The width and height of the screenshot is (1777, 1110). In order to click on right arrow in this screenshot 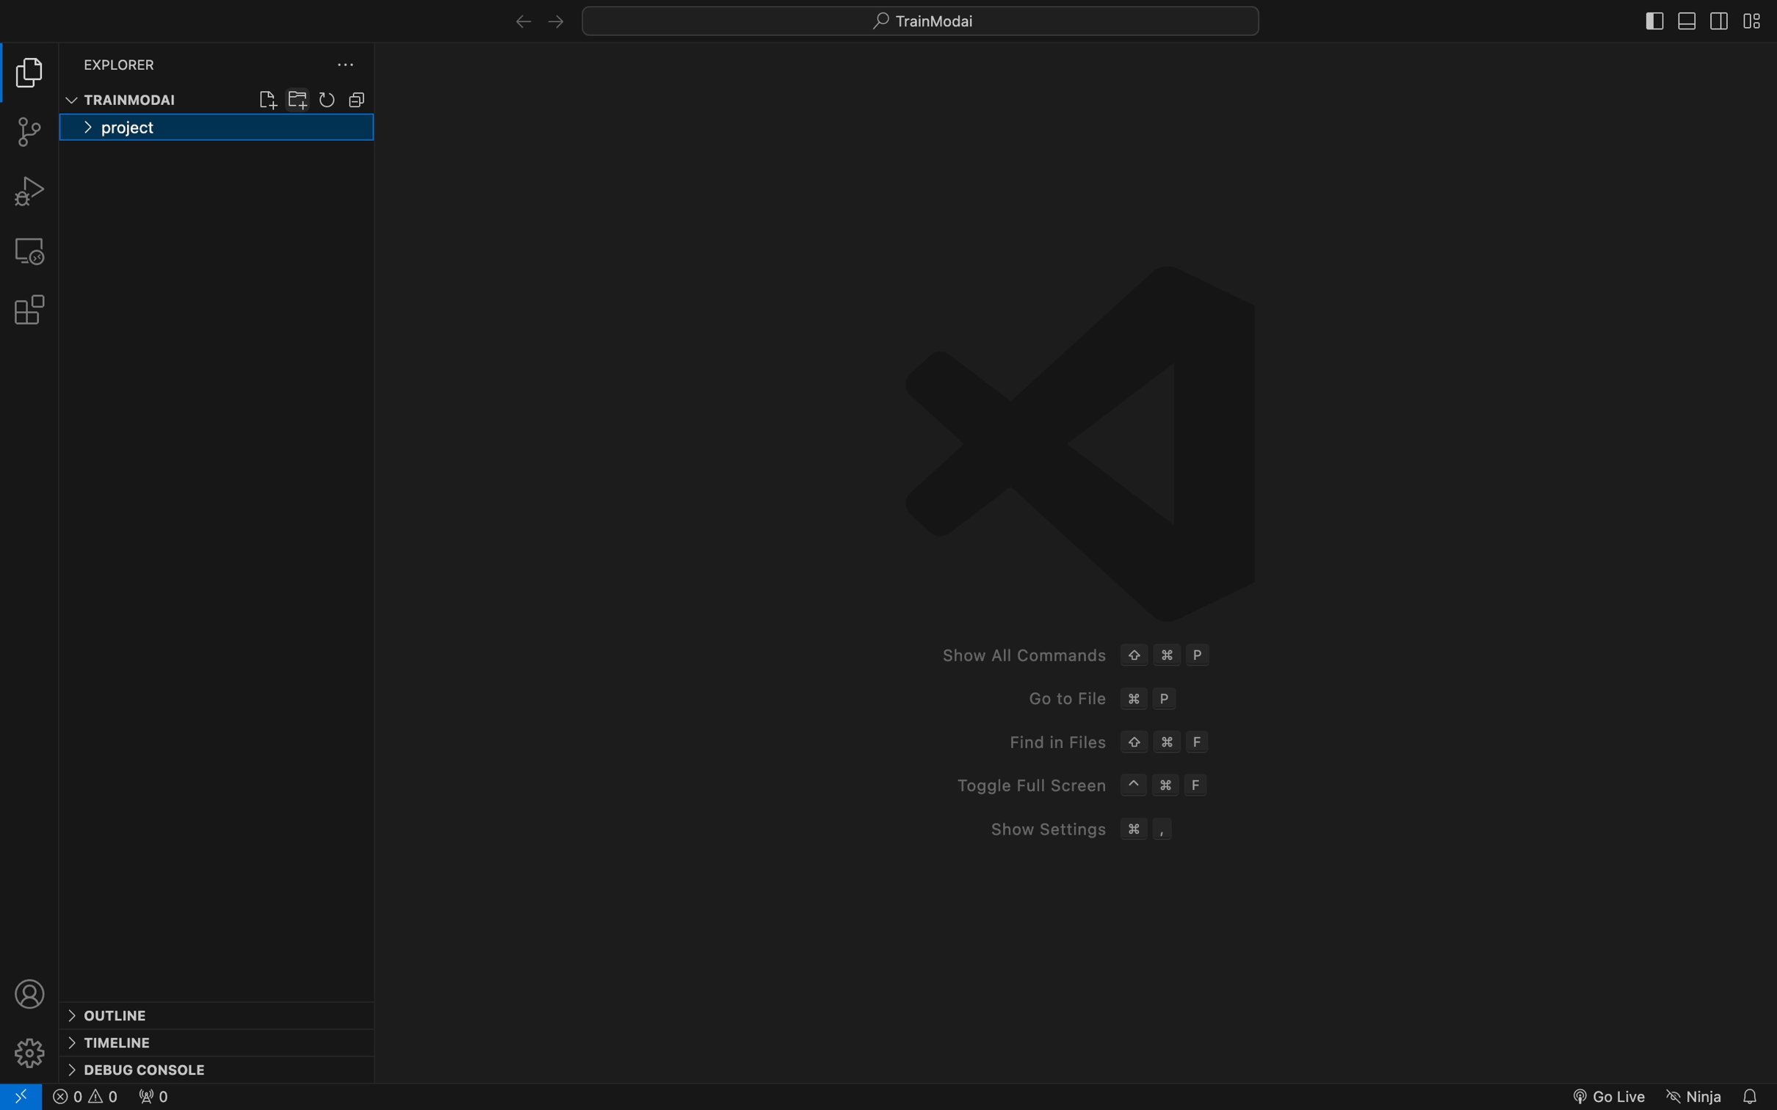, I will do `click(516, 19)`.